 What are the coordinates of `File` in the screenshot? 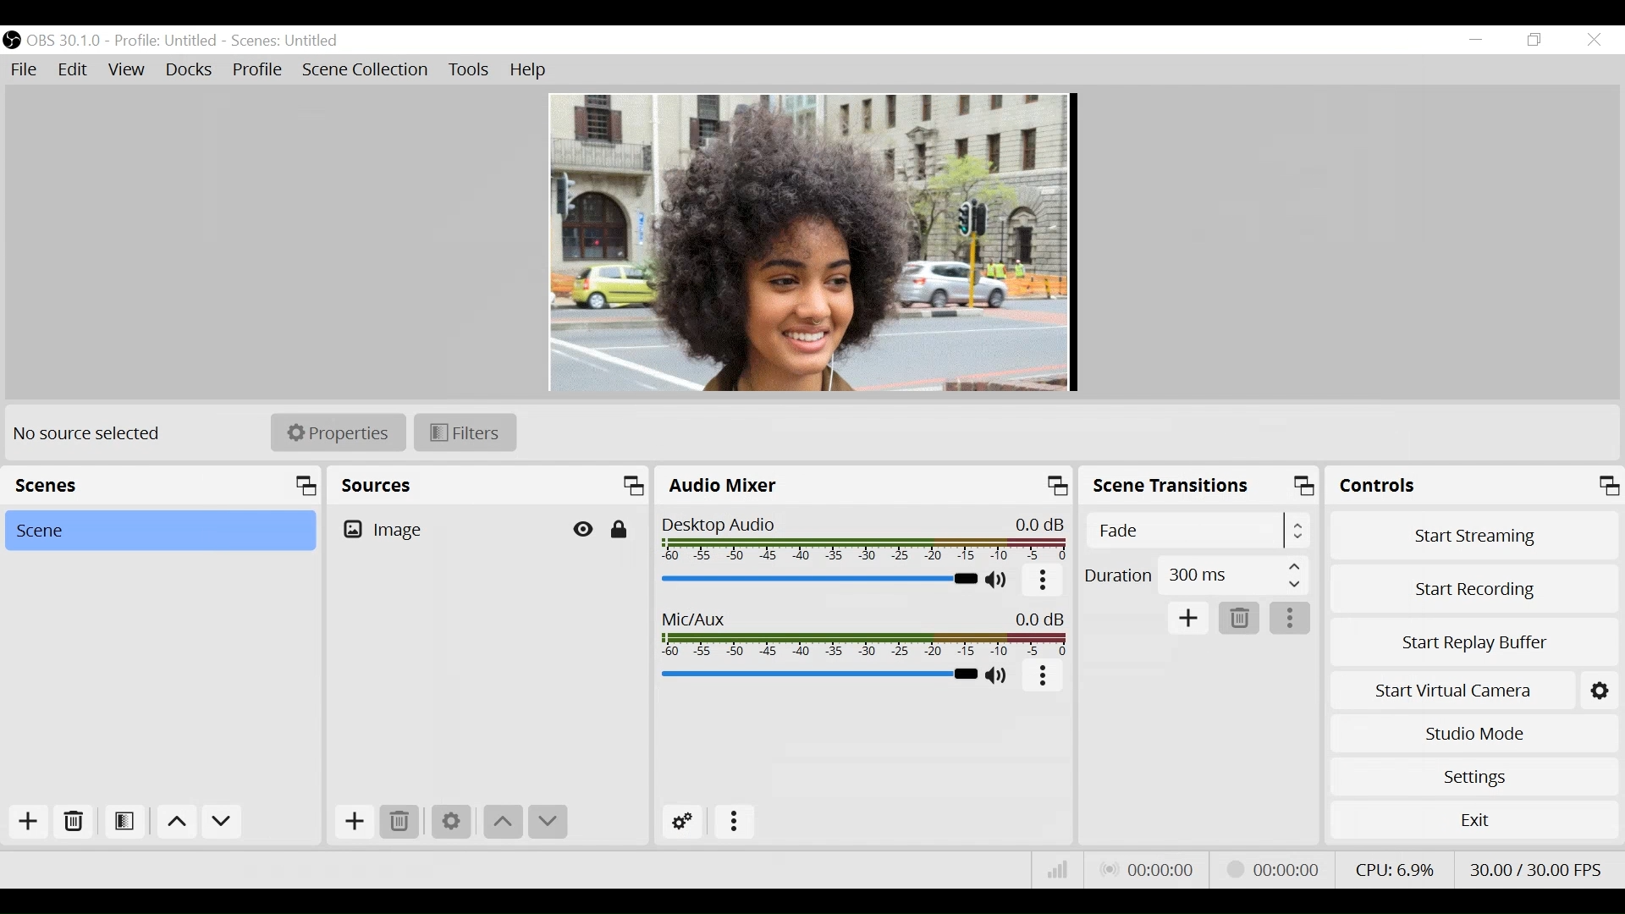 It's located at (26, 70).